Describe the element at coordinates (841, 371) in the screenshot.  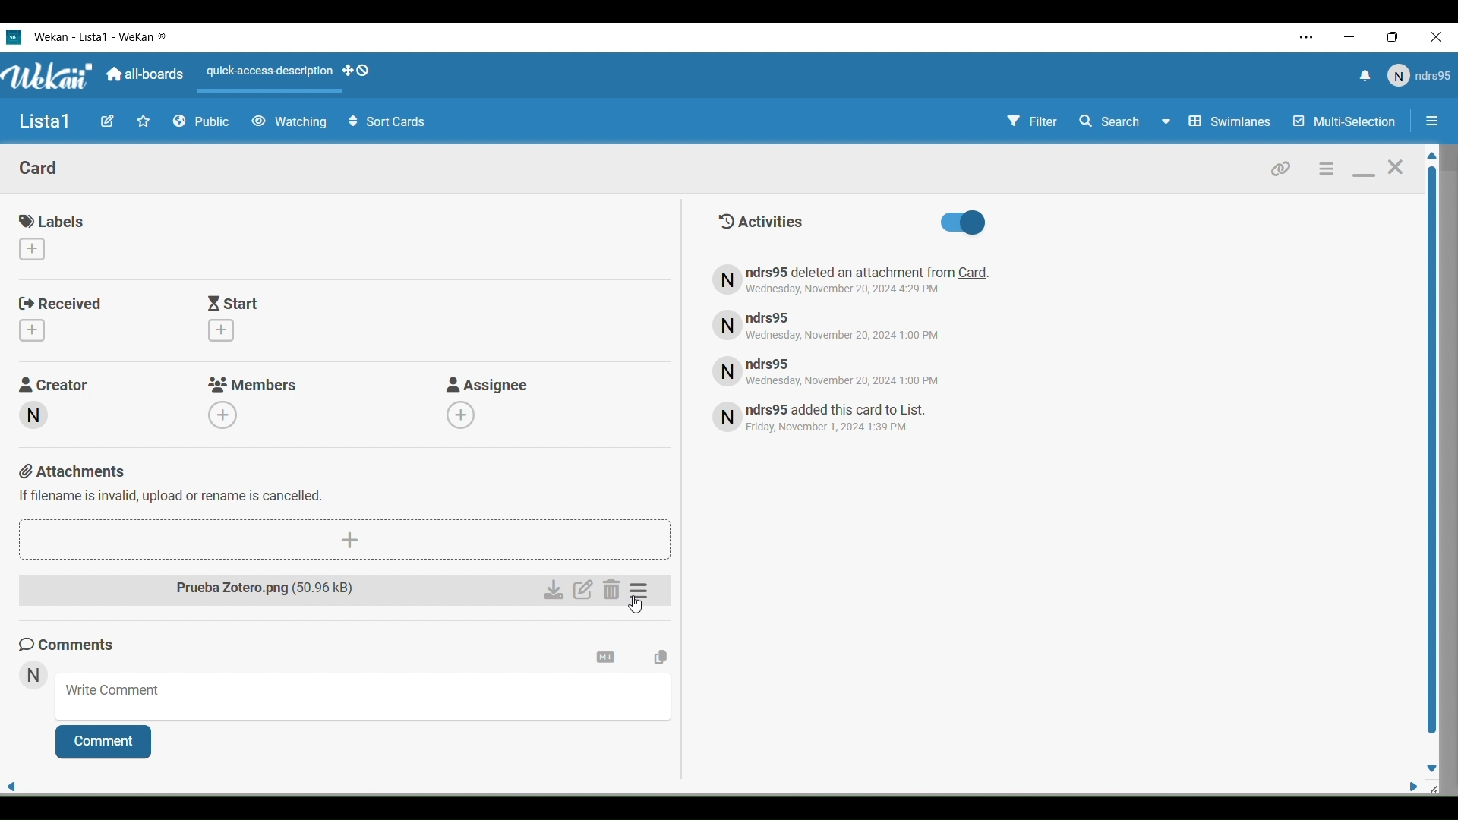
I see `Text` at that location.